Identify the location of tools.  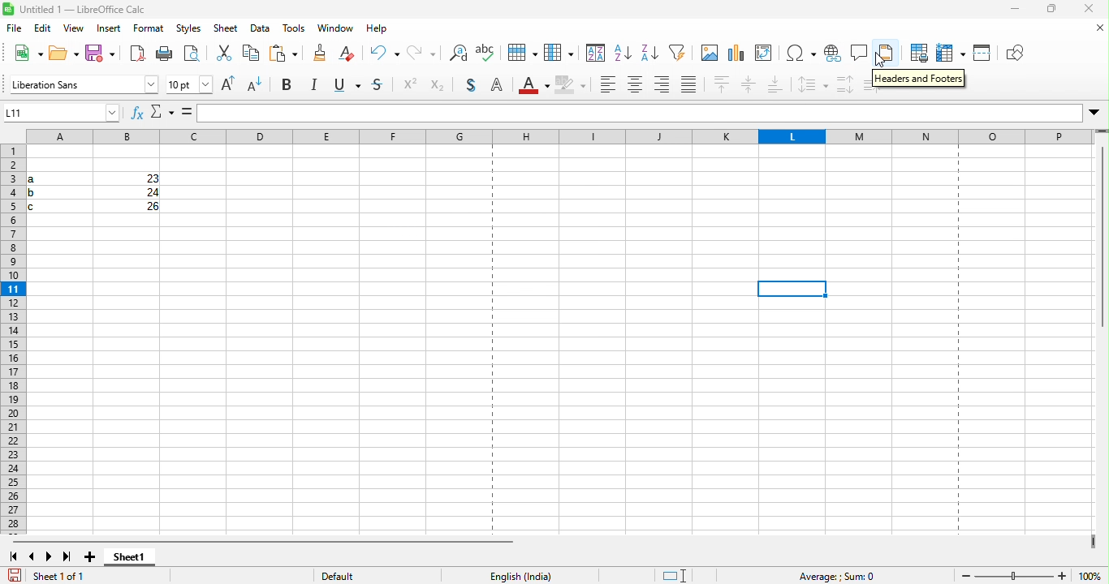
(292, 31).